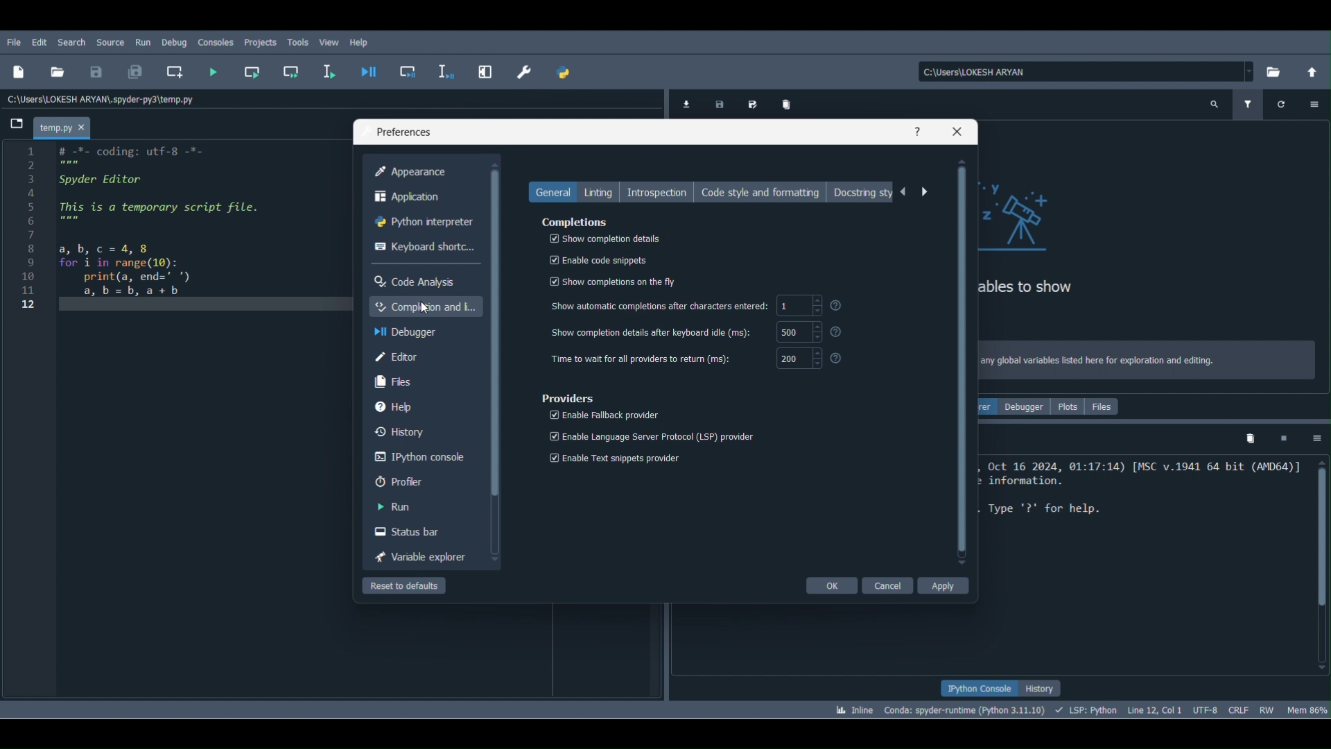 This screenshot has width=1331, height=749. I want to click on Right, so click(924, 193).